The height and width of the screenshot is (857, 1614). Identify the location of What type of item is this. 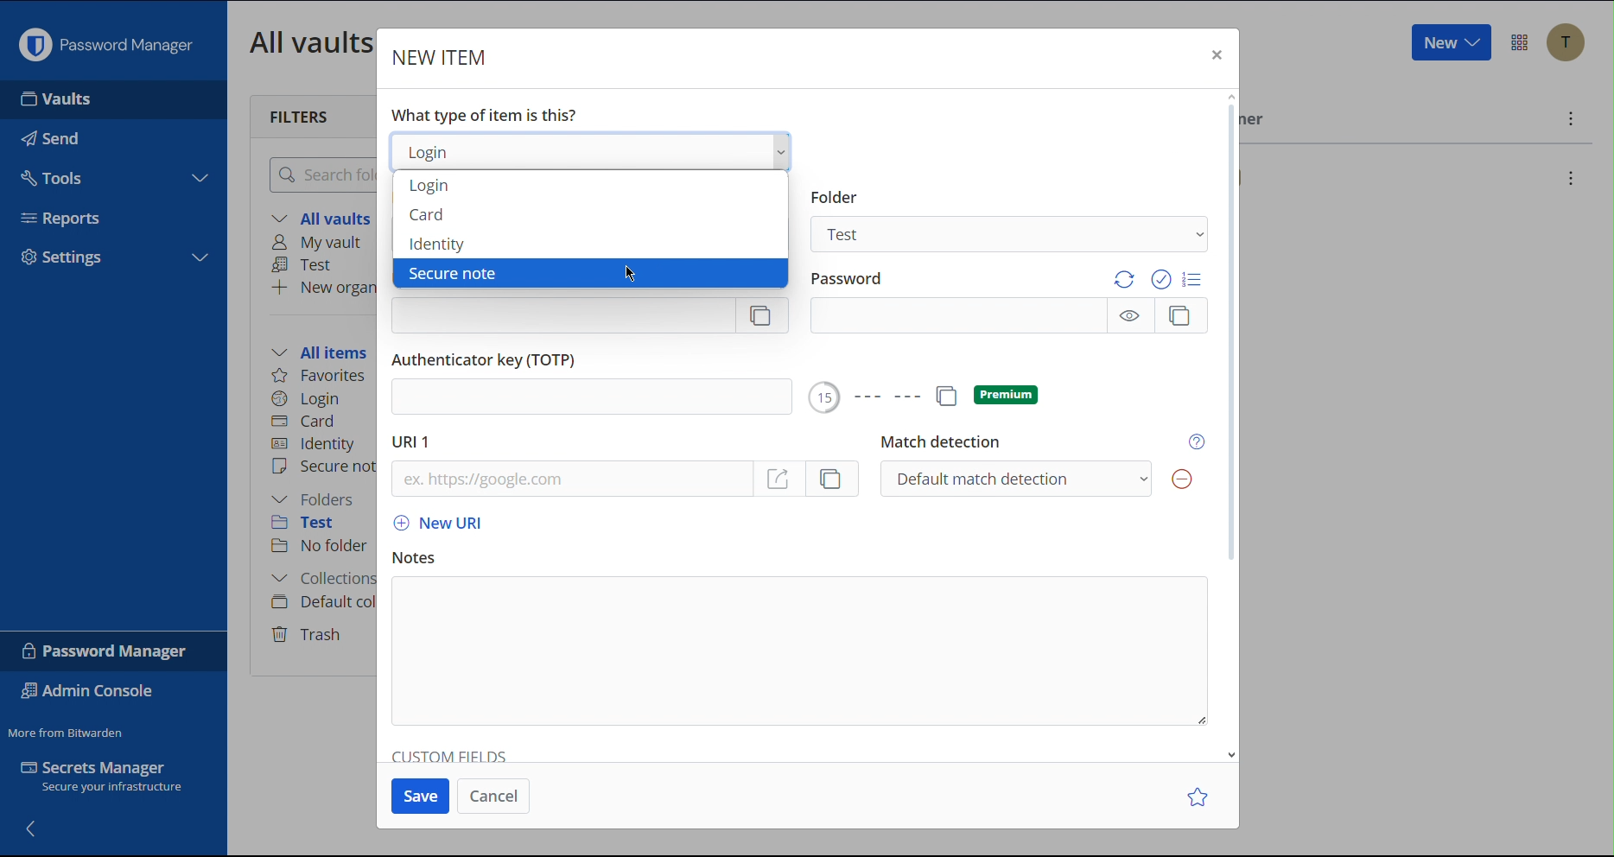
(483, 115).